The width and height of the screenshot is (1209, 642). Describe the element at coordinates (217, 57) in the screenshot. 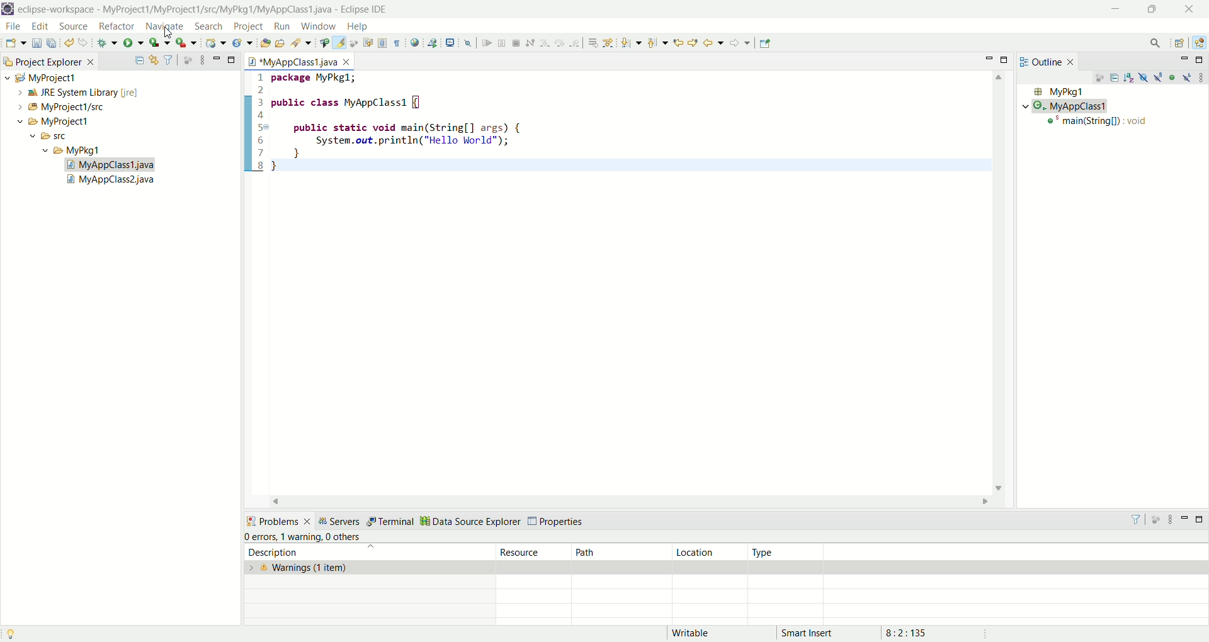

I see `minimize` at that location.